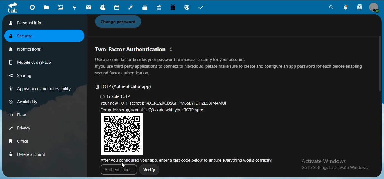  What do you see at coordinates (336, 165) in the screenshot?
I see `Activate Windows
Go to Settings to activate Windows.` at bounding box center [336, 165].